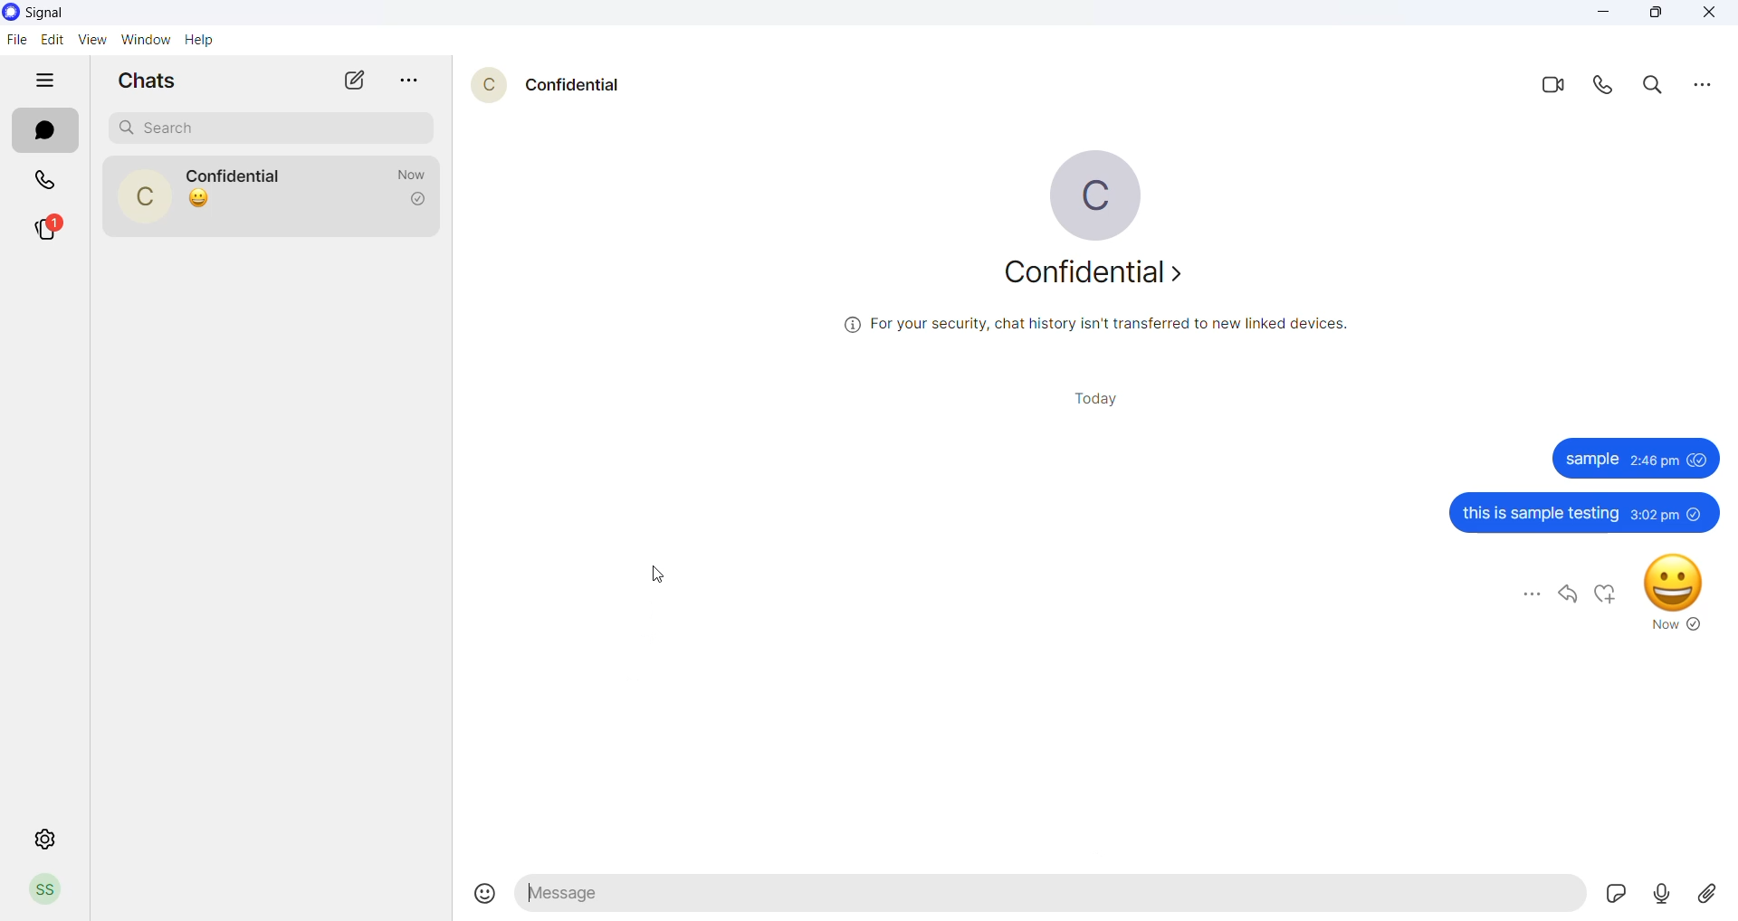  What do you see at coordinates (48, 890) in the screenshot?
I see `profile` at bounding box center [48, 890].